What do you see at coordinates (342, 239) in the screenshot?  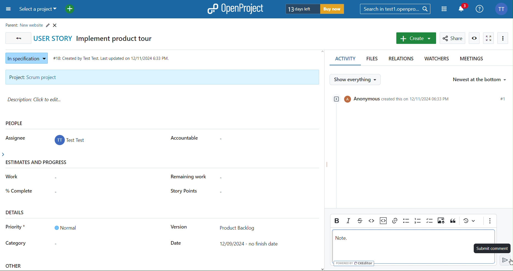 I see `Note` at bounding box center [342, 239].